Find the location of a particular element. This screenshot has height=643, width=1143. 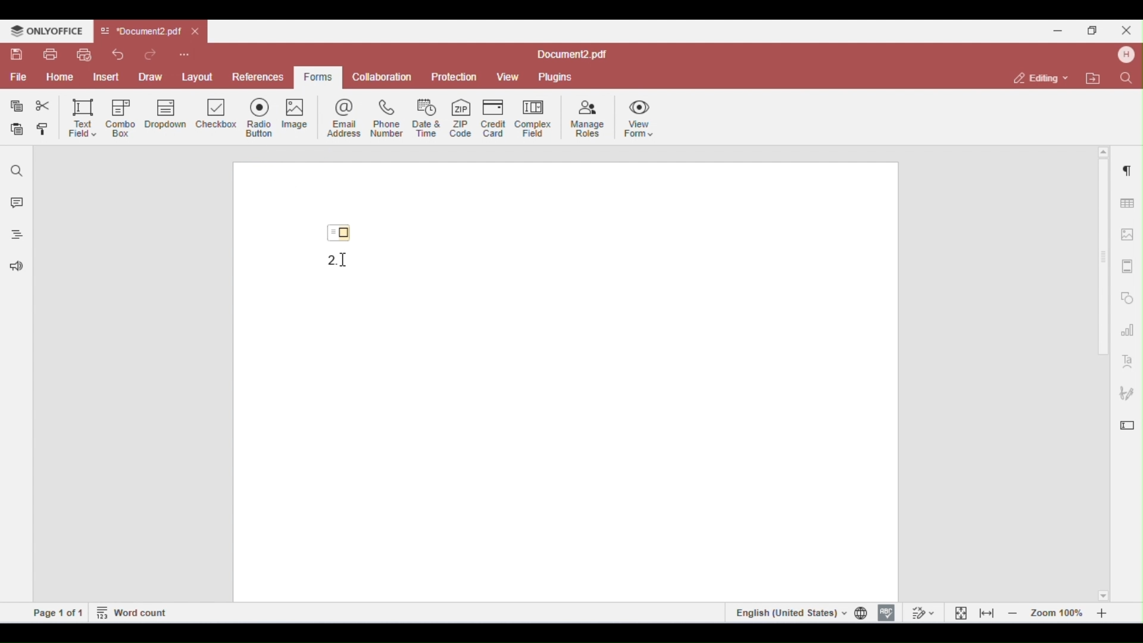

table settings is located at coordinates (1126, 201).